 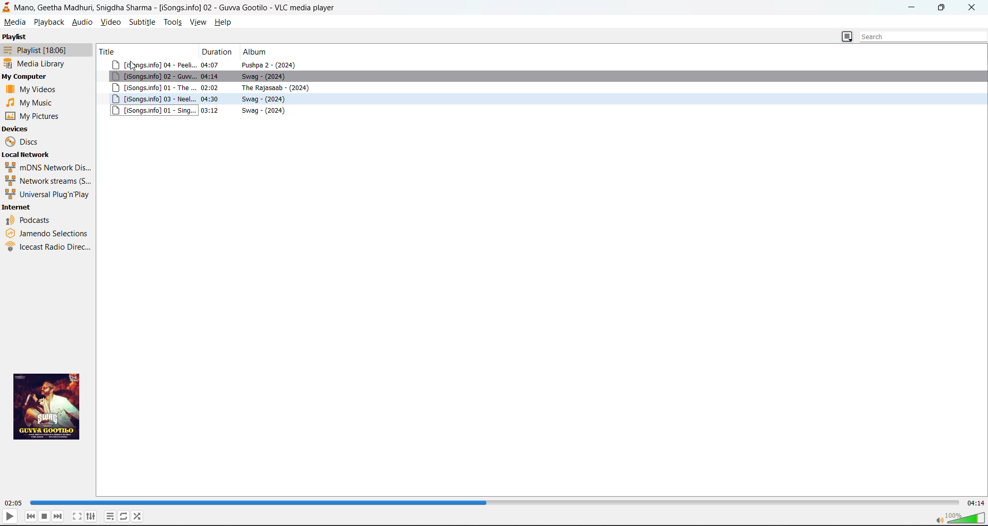 I want to click on track slider, so click(x=495, y=502).